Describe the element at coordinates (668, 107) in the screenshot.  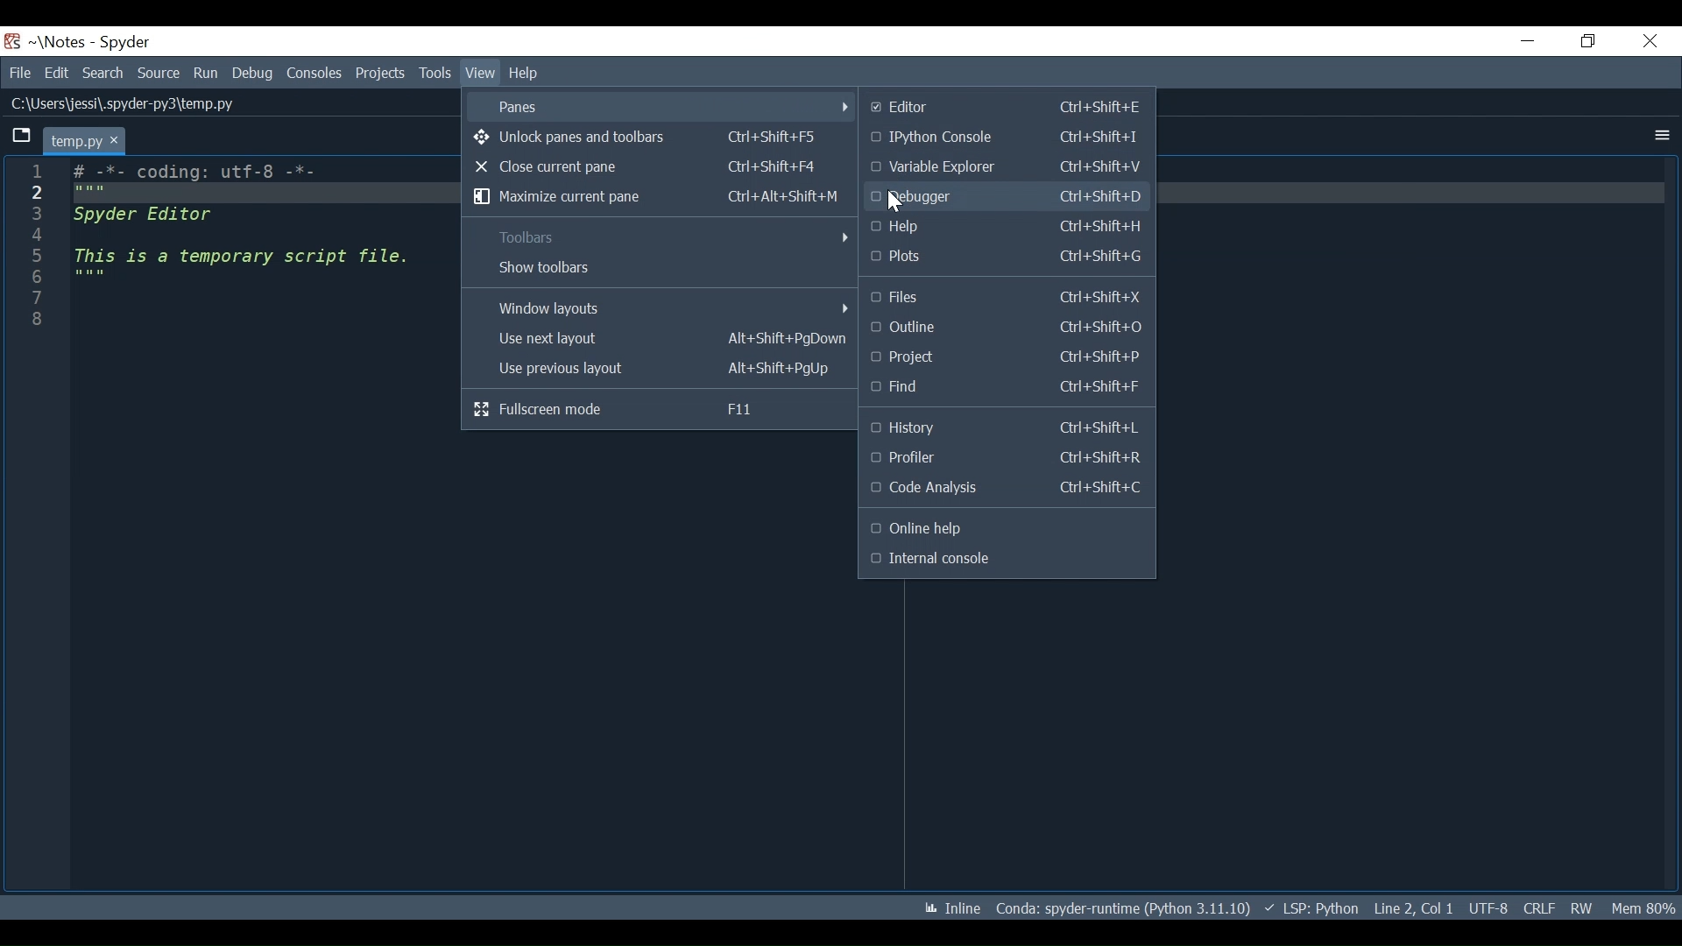
I see `Panes ` at that location.